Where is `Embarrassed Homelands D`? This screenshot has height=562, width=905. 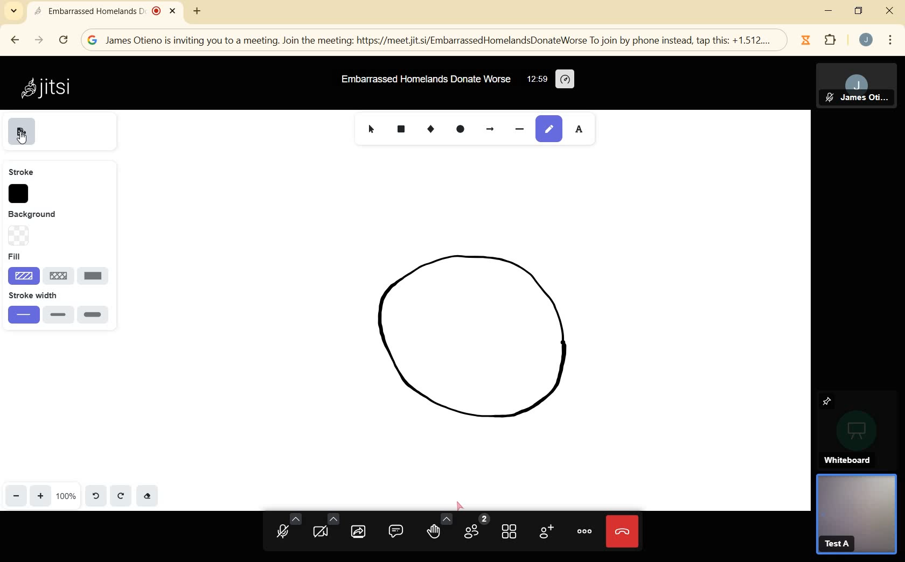 Embarrassed Homelands D is located at coordinates (103, 12).